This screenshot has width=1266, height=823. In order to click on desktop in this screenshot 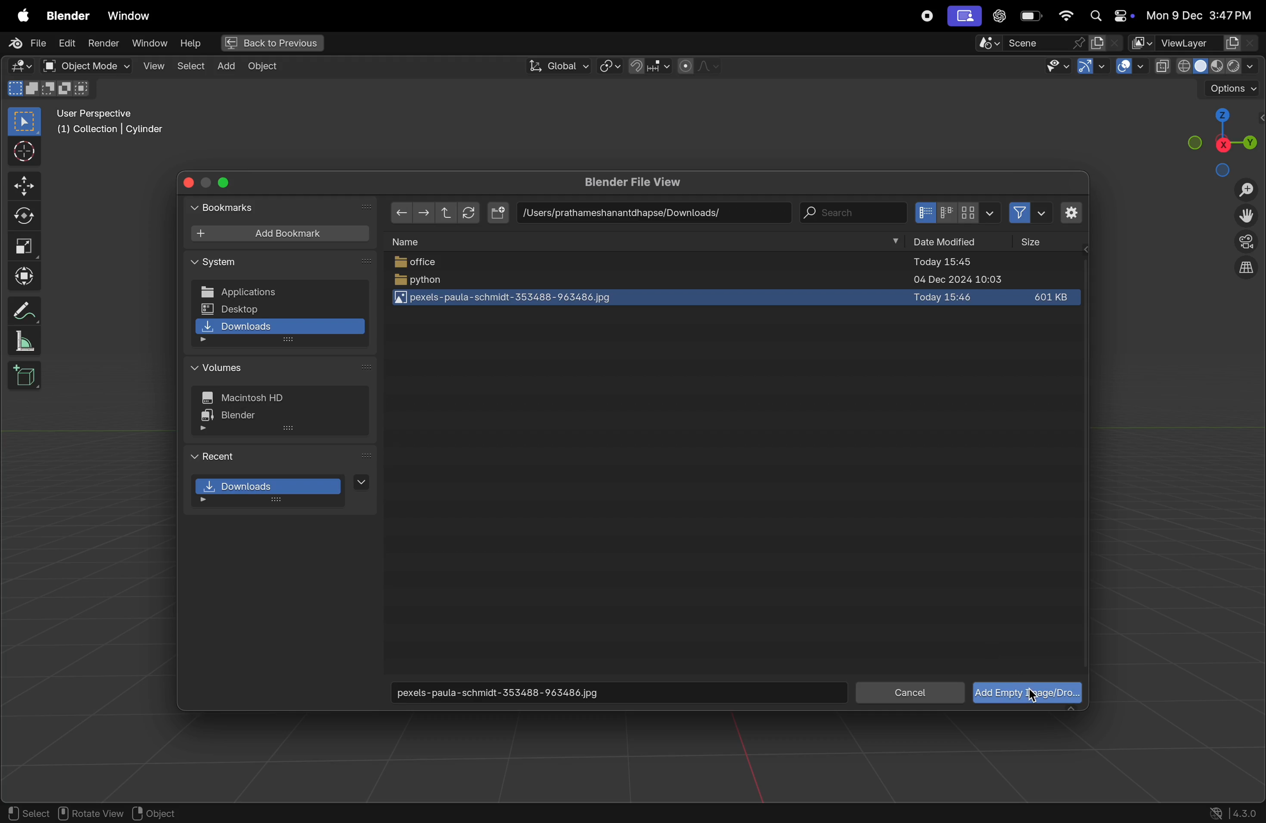, I will do `click(280, 308)`.